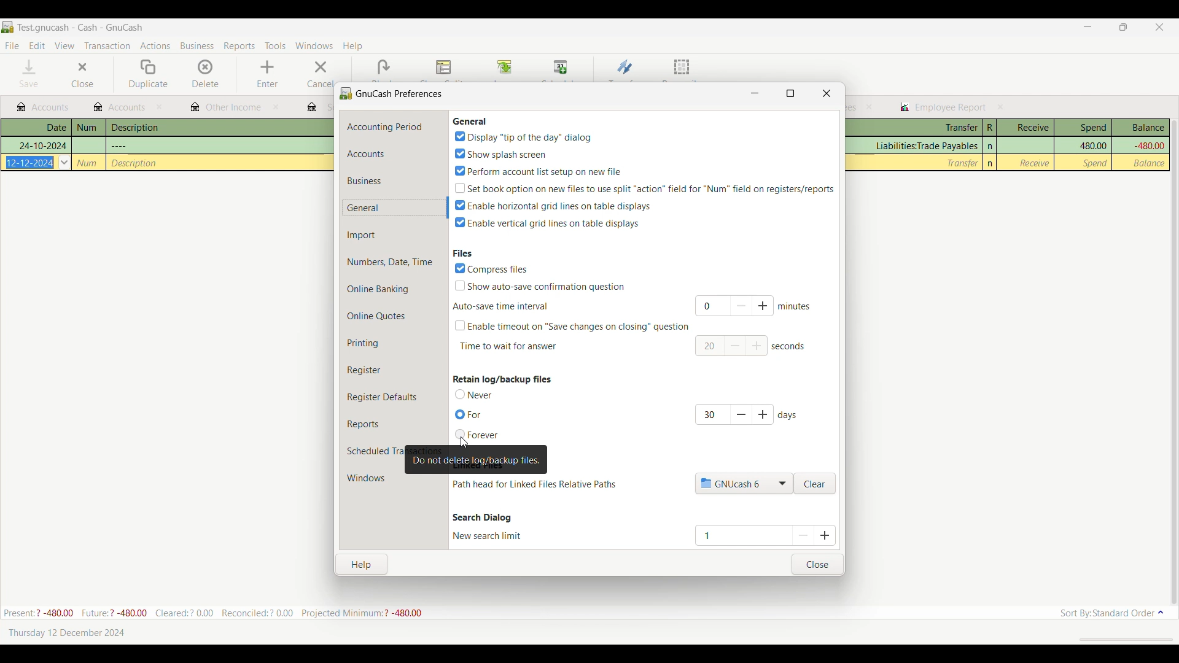 This screenshot has width=1179, height=663. What do you see at coordinates (477, 460) in the screenshot?
I see `Description of current selection` at bounding box center [477, 460].